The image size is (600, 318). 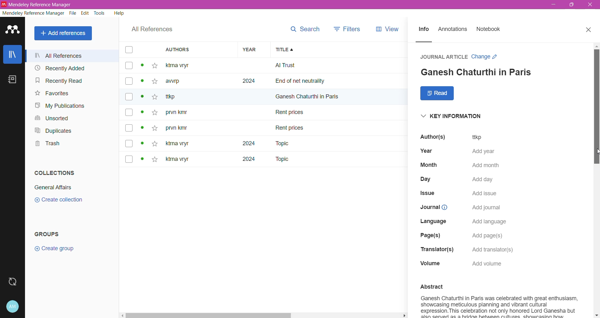 What do you see at coordinates (491, 30) in the screenshot?
I see `Notebook` at bounding box center [491, 30].